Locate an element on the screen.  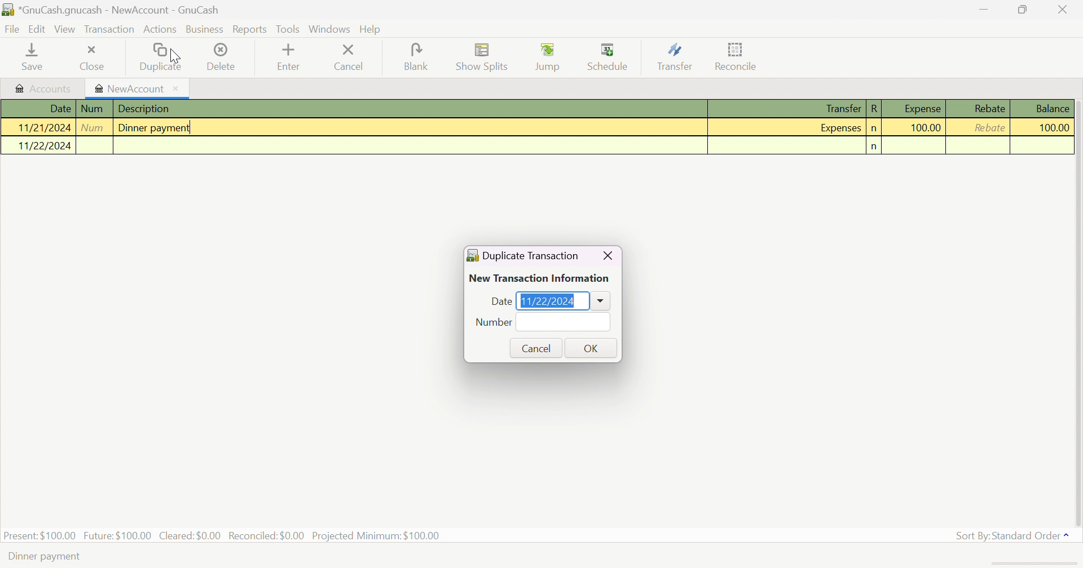
11/21/2024 is located at coordinates (43, 127).